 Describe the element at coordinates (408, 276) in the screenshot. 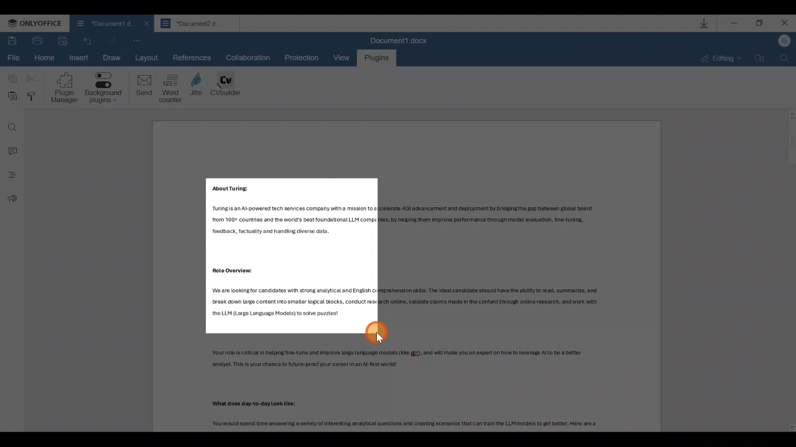

I see `Working area` at that location.